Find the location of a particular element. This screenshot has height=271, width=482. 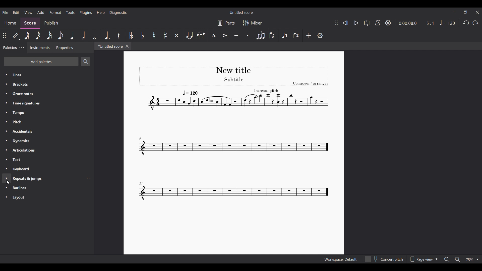

Add palettes is located at coordinates (41, 61).